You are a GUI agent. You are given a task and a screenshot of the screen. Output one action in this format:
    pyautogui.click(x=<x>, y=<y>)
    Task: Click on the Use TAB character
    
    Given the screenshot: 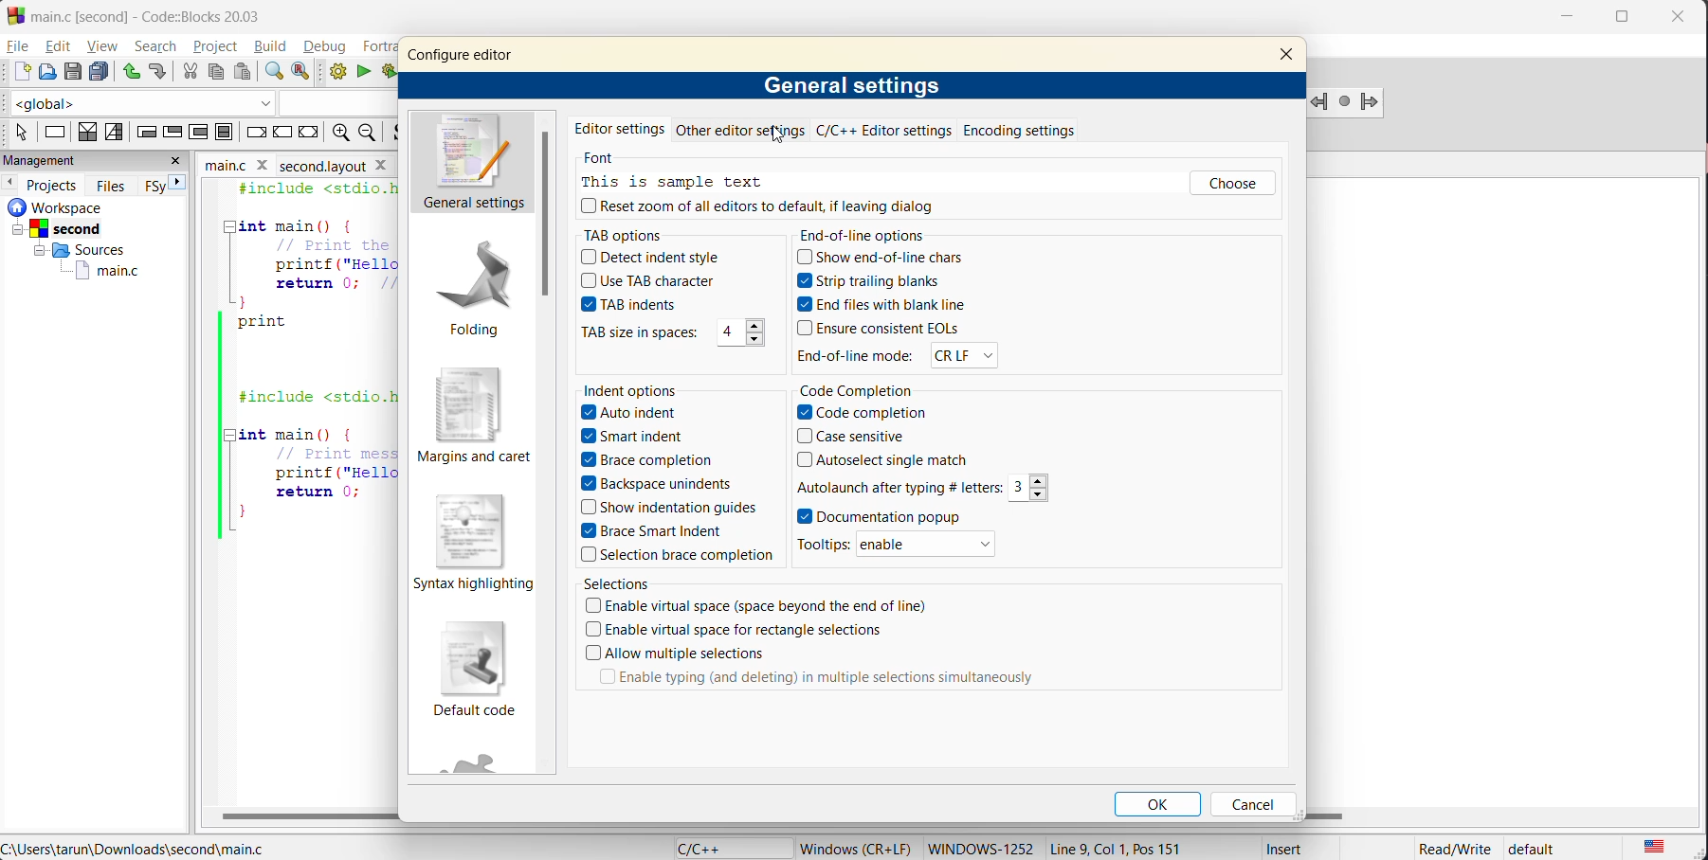 What is the action you would take?
    pyautogui.click(x=645, y=282)
    